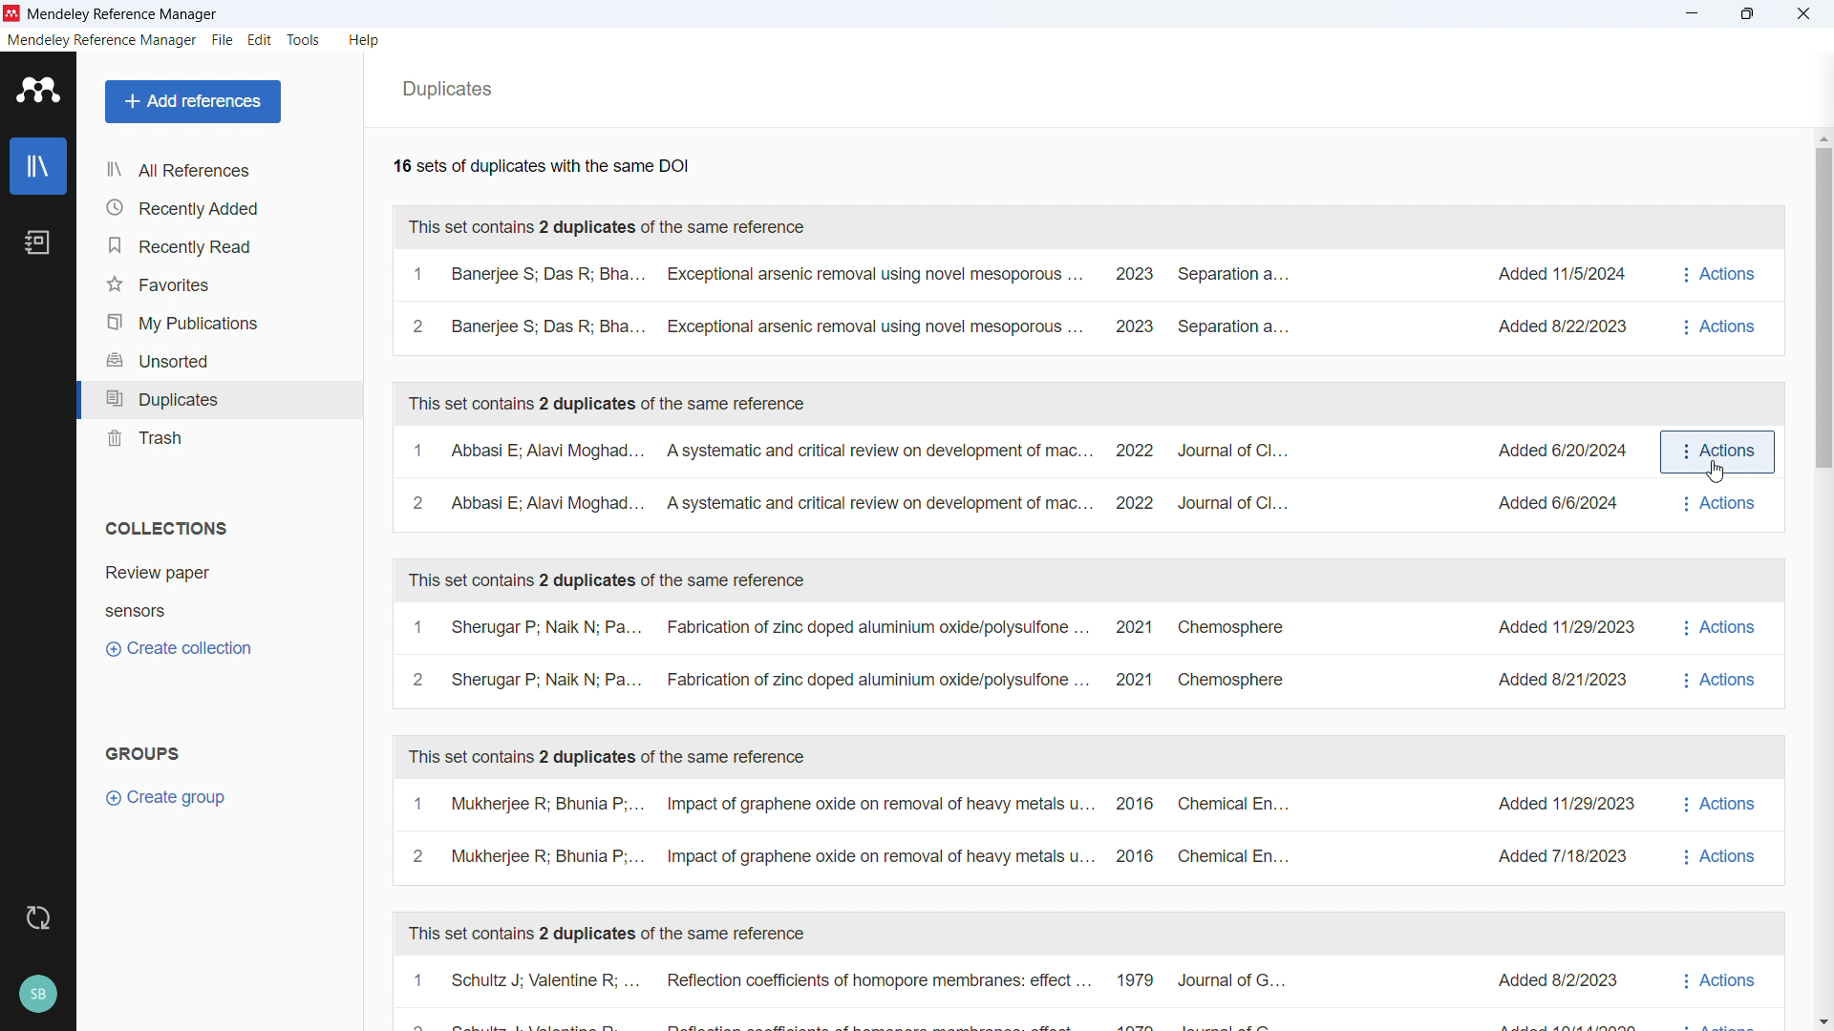  I want to click on help, so click(366, 40).